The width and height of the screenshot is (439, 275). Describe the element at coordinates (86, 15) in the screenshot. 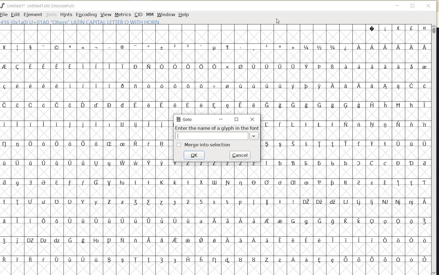

I see `ENCODING` at that location.